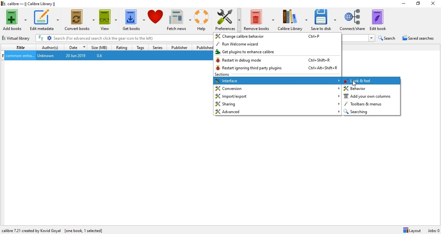 The width and height of the screenshot is (441, 234). What do you see at coordinates (354, 19) in the screenshot?
I see `Convert/share` at bounding box center [354, 19].